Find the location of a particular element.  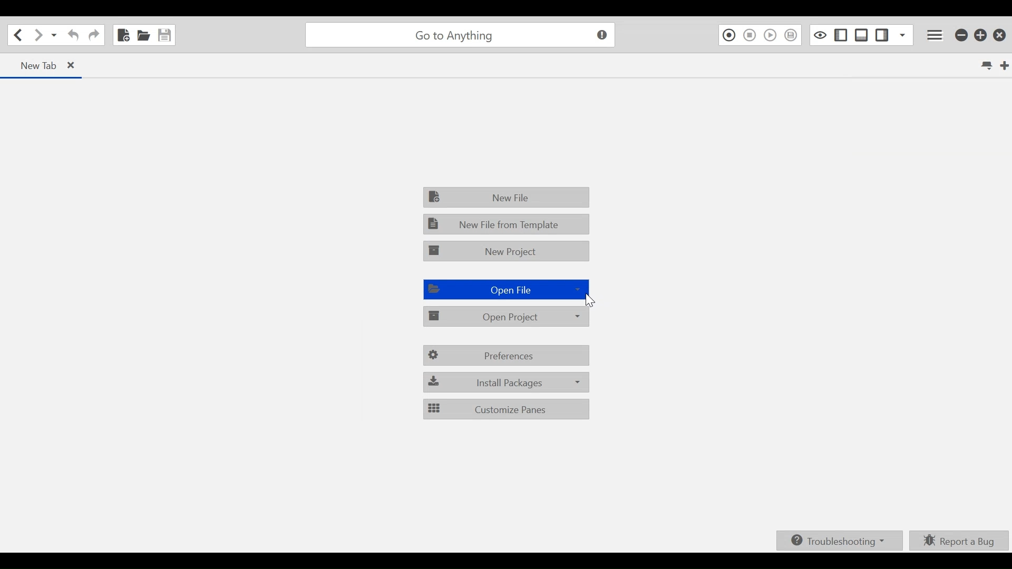

Search is located at coordinates (458, 34).